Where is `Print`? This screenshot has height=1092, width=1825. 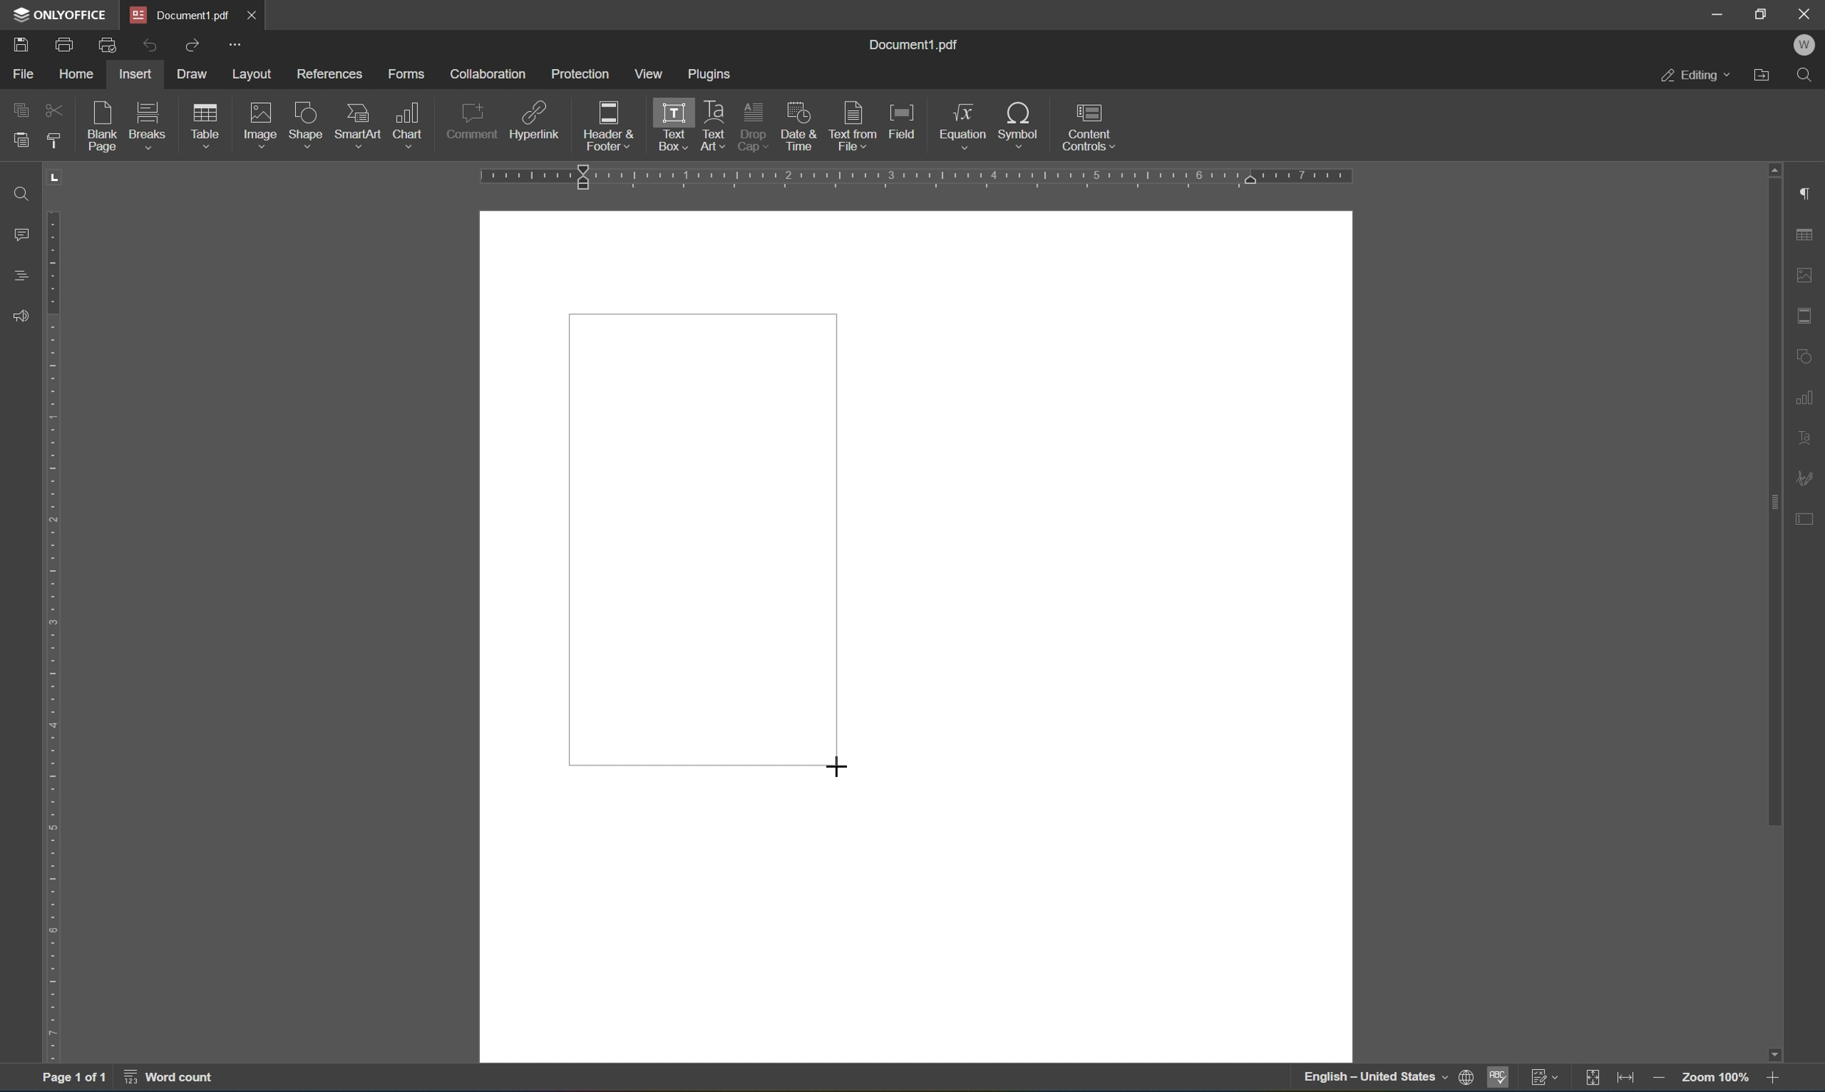
Print is located at coordinates (65, 45).